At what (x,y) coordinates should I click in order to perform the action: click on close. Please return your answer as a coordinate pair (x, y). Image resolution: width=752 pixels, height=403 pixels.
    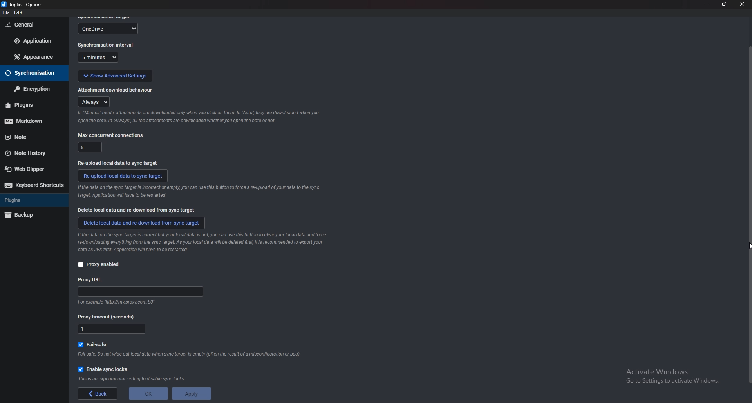
    Looking at the image, I should click on (741, 4).